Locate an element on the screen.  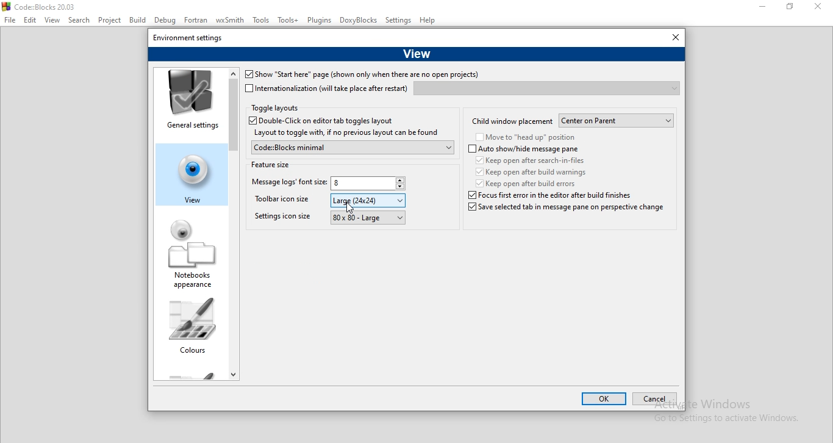
View is located at coordinates (52, 21).